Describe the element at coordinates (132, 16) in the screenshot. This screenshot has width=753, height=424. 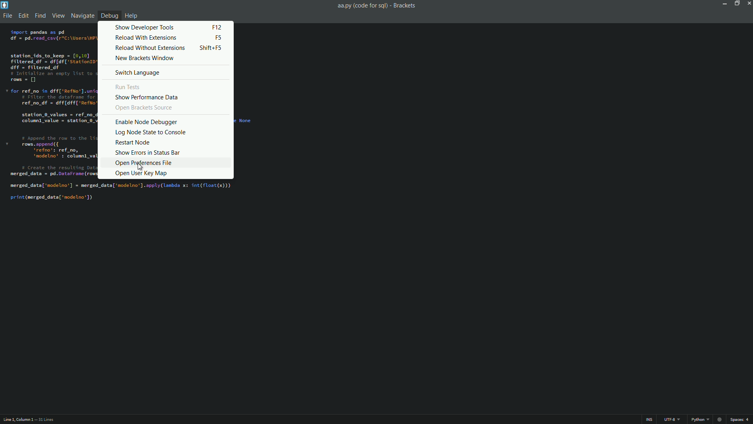
I see `help menu` at that location.